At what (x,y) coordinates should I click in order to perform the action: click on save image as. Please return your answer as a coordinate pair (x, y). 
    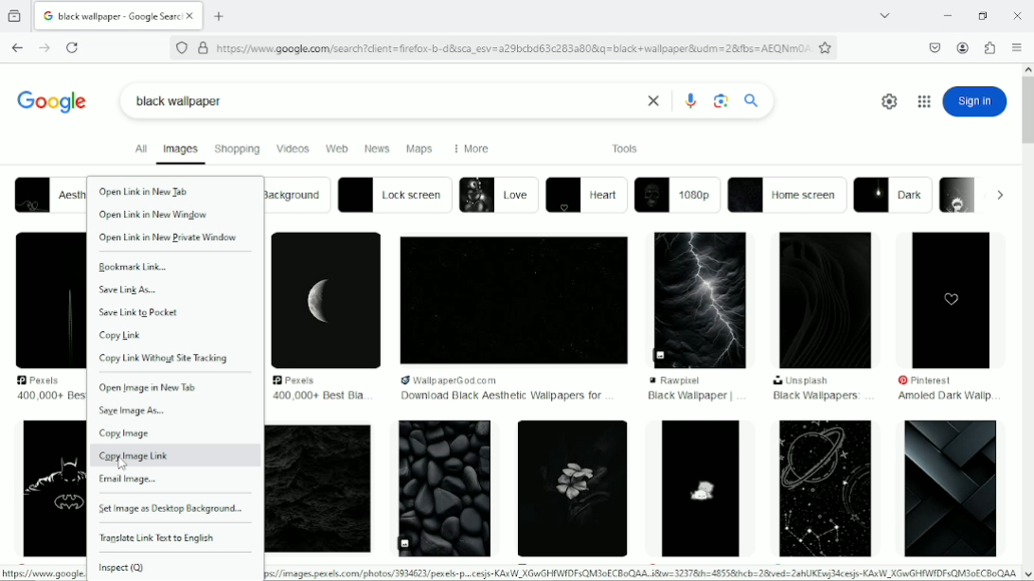
    Looking at the image, I should click on (133, 411).